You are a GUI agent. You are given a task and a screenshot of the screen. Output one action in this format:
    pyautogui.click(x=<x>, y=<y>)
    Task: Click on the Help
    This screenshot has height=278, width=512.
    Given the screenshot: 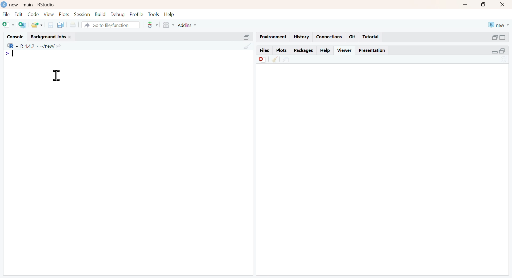 What is the action you would take?
    pyautogui.click(x=326, y=50)
    